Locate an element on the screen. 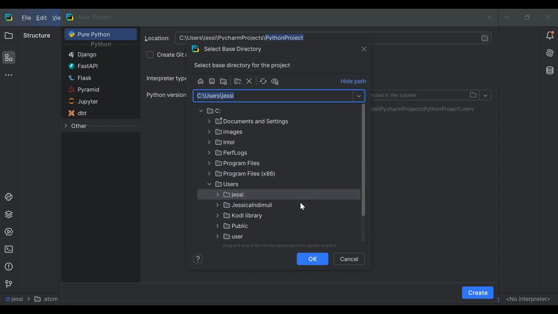 Image resolution: width=558 pixels, height=314 pixels. File is located at coordinates (26, 18).